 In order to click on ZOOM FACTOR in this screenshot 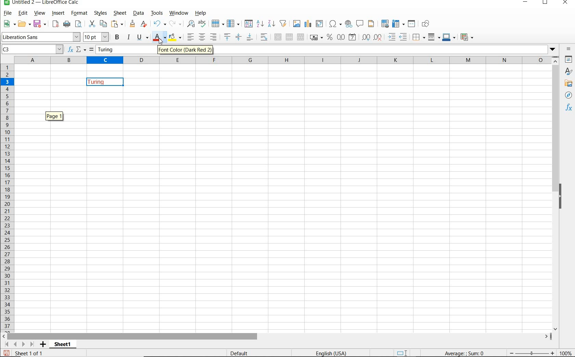, I will do `click(566, 353)`.